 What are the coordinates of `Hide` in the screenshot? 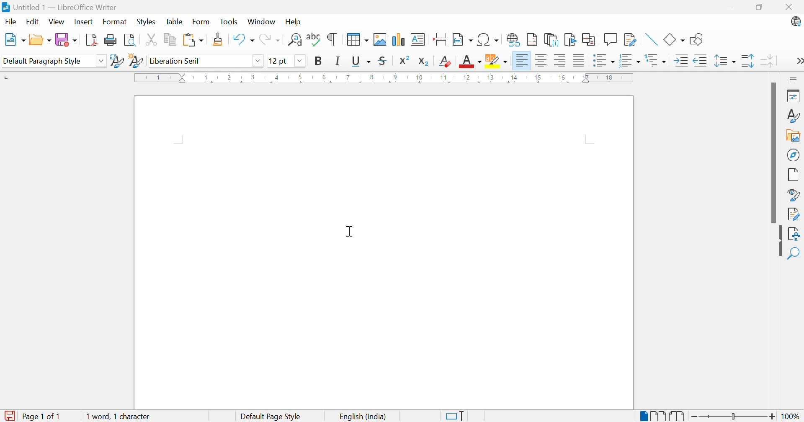 It's located at (778, 241).